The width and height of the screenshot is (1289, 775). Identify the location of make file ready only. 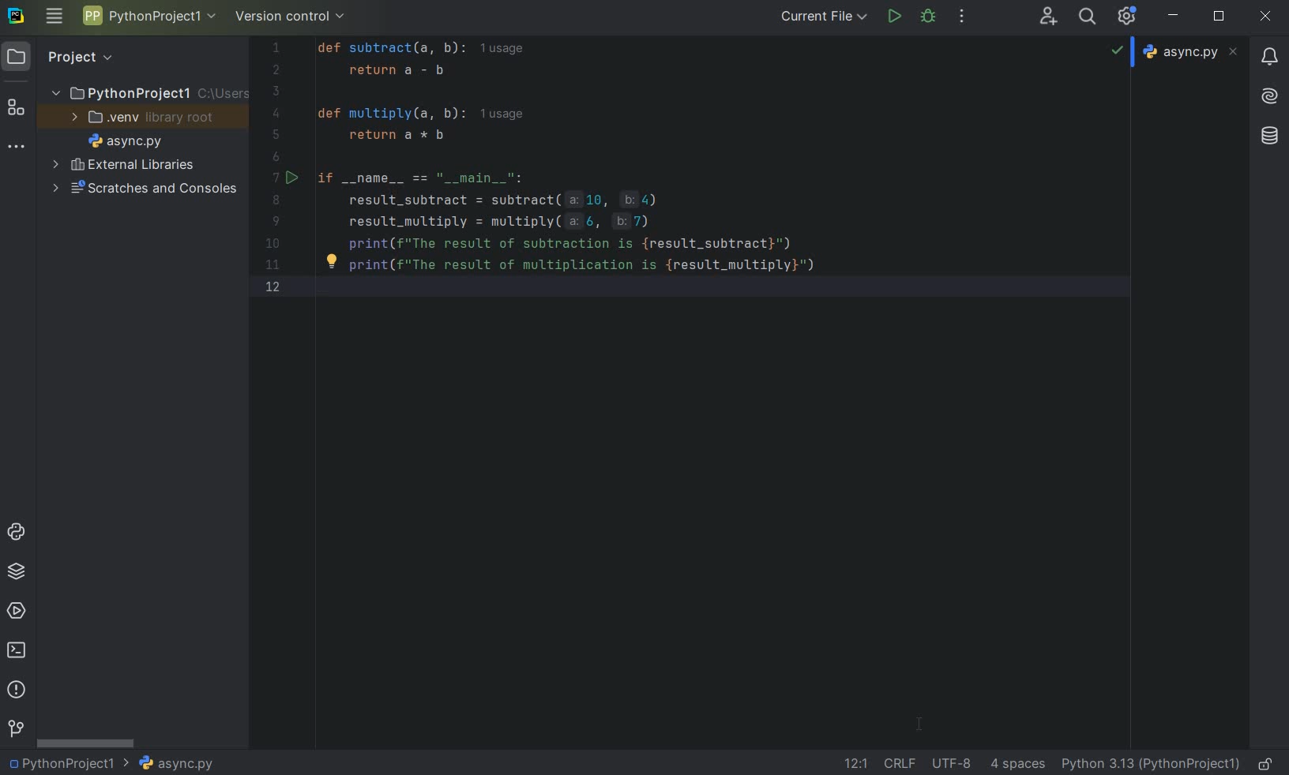
(1267, 762).